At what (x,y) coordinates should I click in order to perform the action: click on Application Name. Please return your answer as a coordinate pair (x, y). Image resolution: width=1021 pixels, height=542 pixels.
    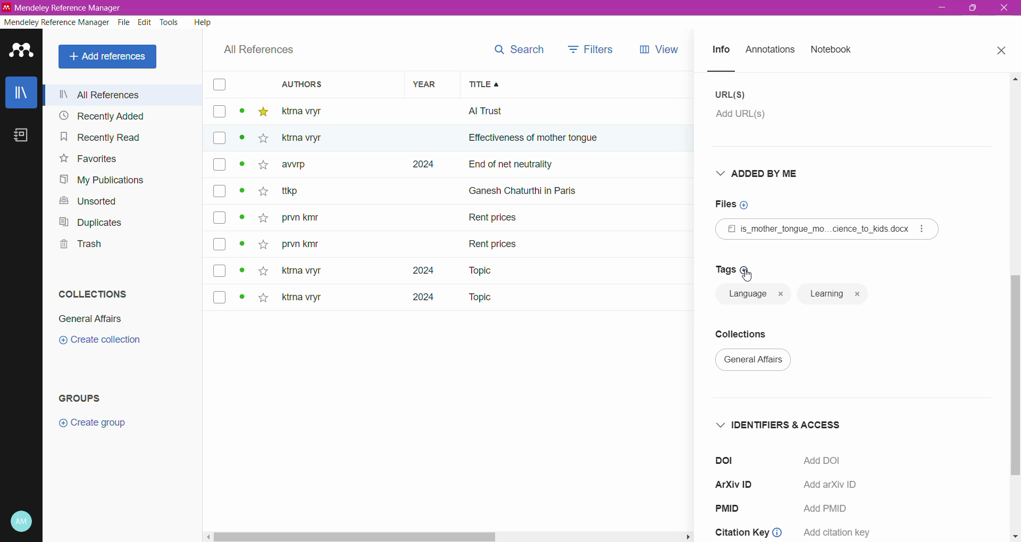
    Looking at the image, I should click on (72, 7).